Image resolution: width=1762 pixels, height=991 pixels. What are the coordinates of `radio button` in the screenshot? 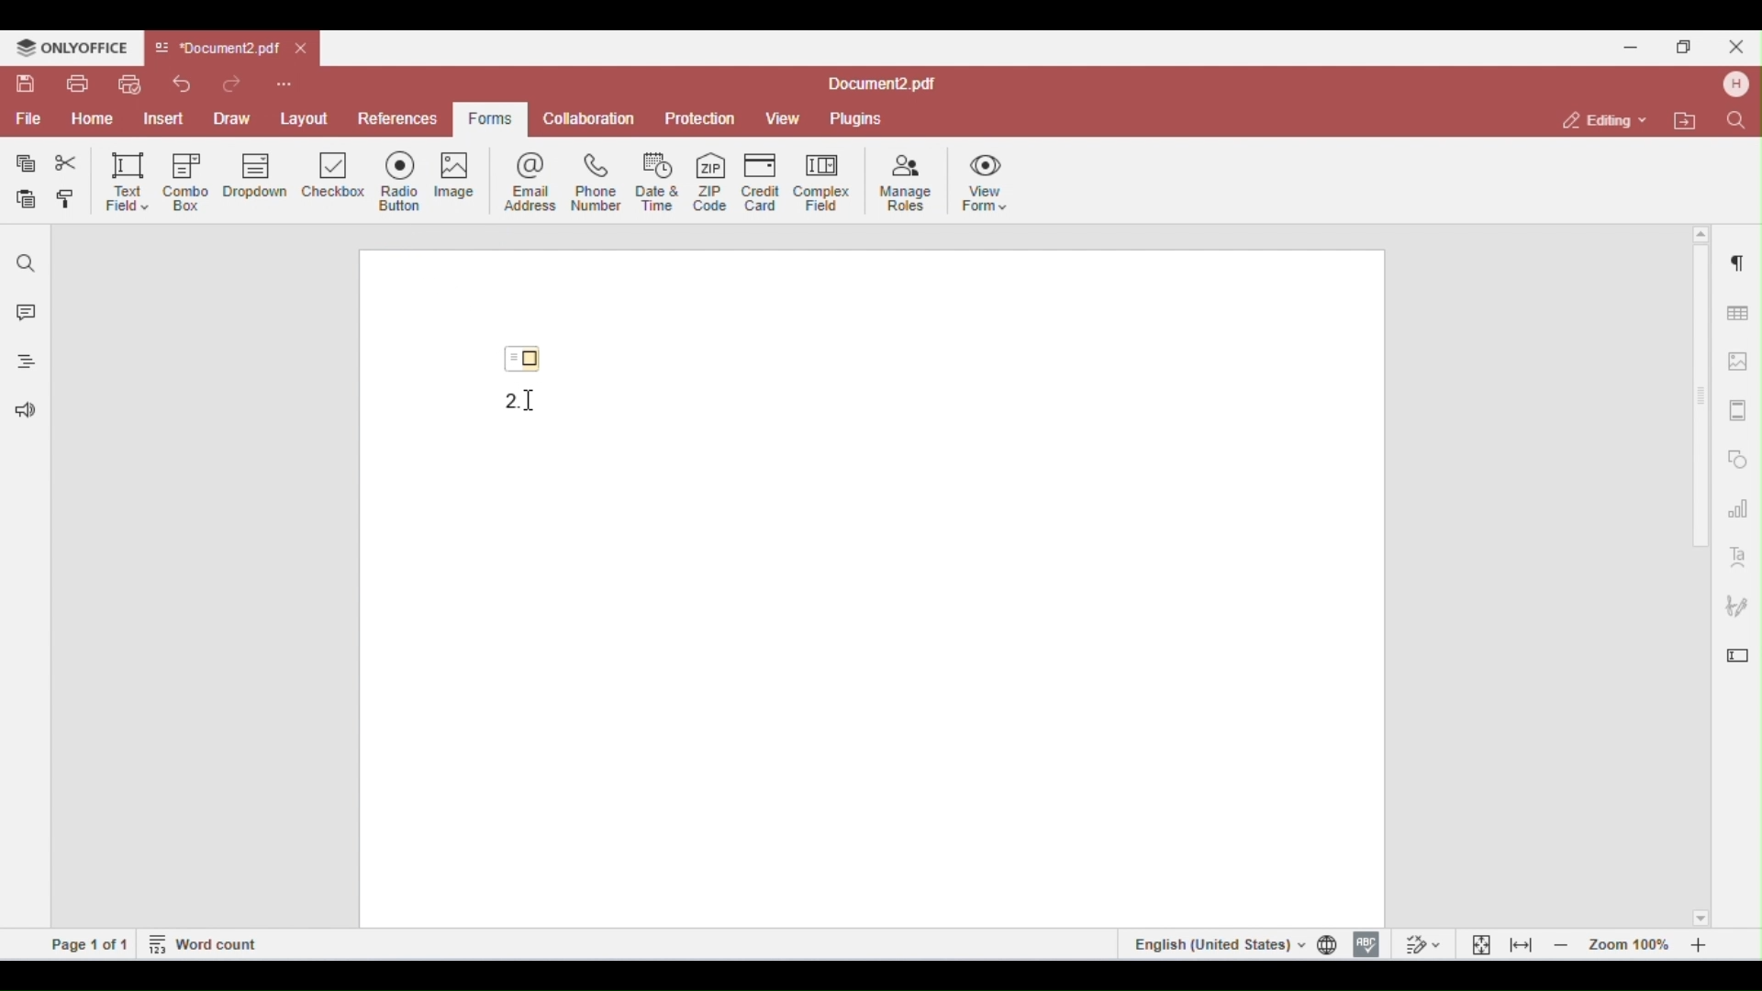 It's located at (406, 181).